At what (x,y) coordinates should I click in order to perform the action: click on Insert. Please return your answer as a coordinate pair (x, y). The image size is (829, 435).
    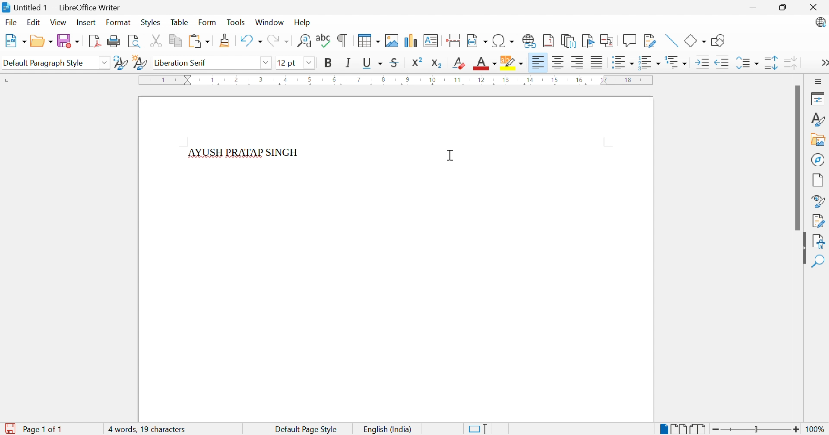
    Looking at the image, I should click on (87, 22).